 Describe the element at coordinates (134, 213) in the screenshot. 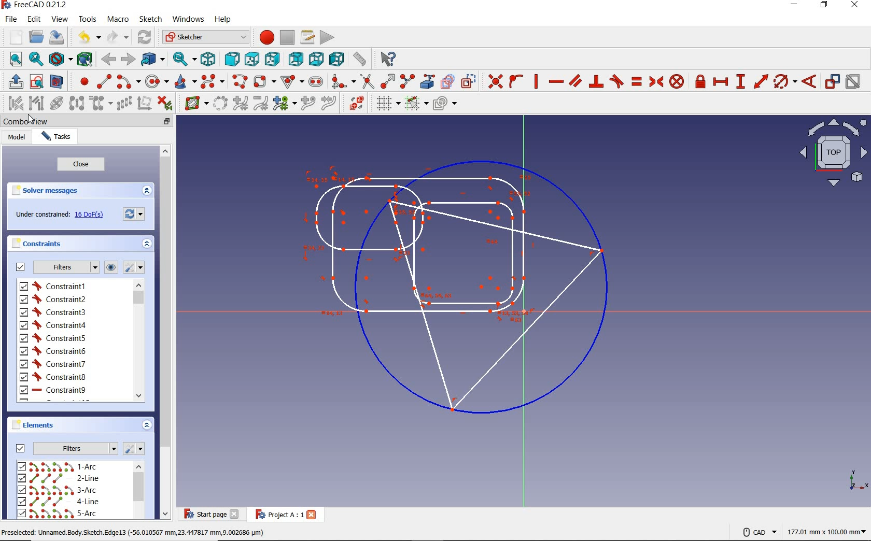

I see `forces recomputation of active document` at that location.